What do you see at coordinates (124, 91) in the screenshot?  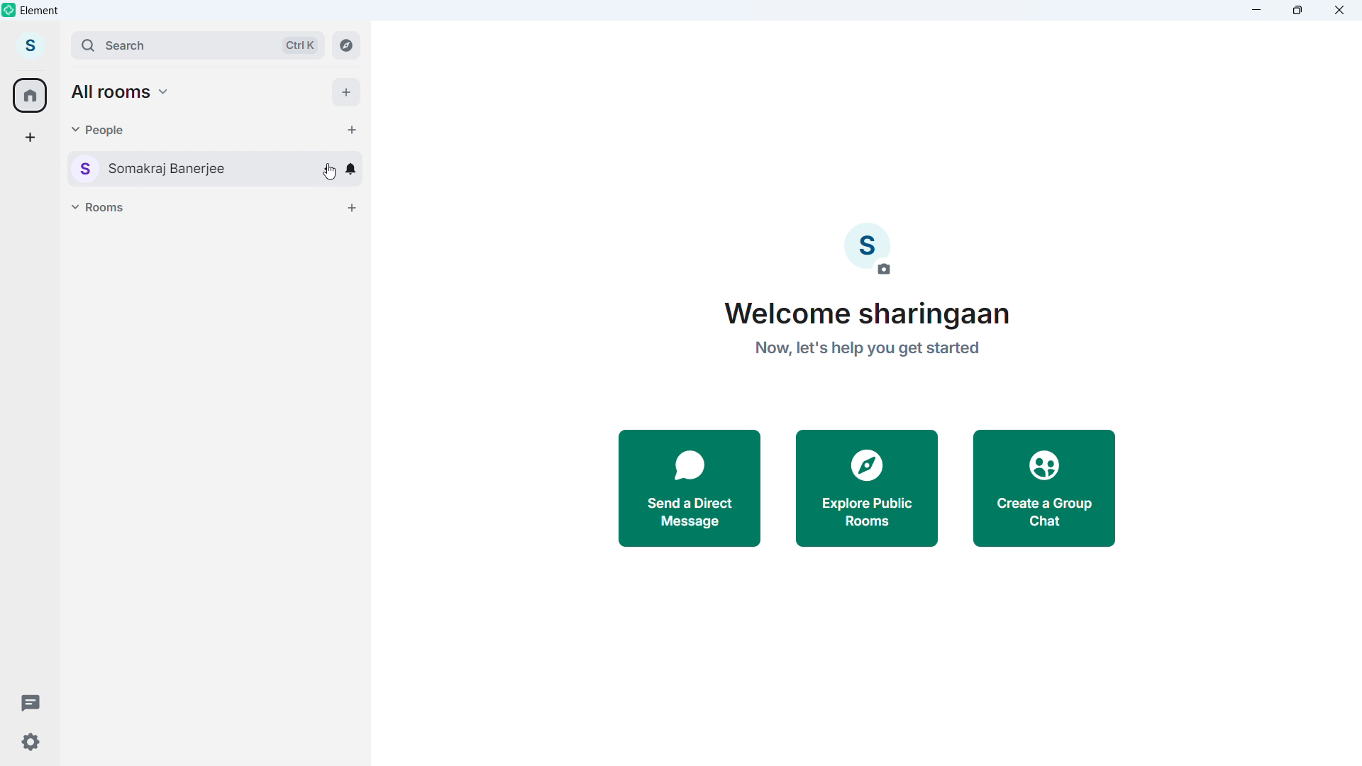 I see `all rooms` at bounding box center [124, 91].